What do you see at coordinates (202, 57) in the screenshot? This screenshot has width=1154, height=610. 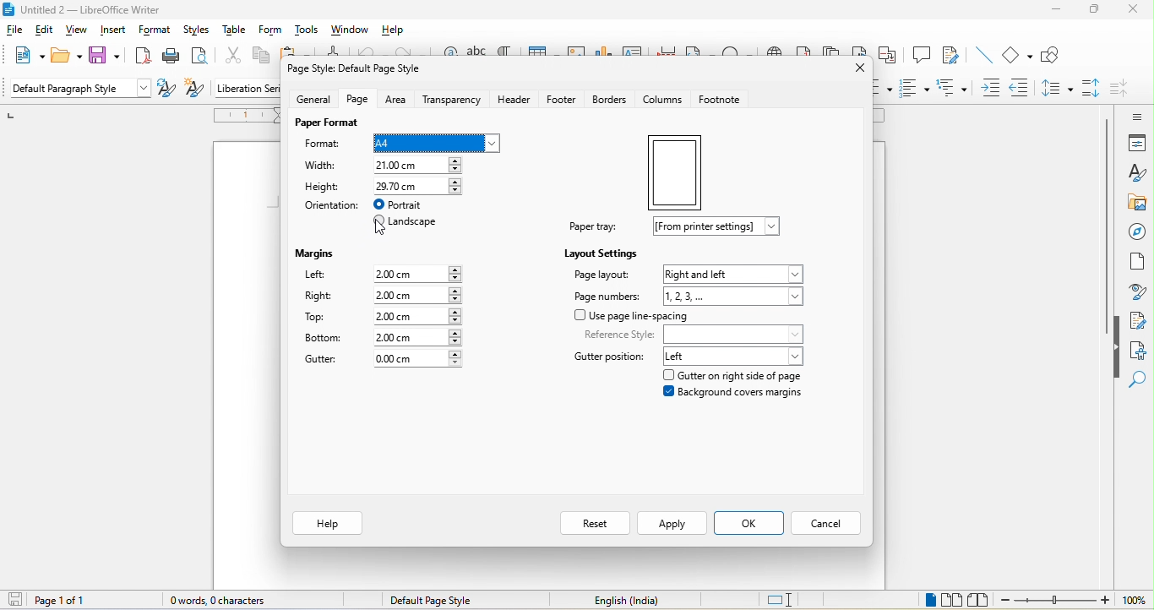 I see `print preview` at bounding box center [202, 57].